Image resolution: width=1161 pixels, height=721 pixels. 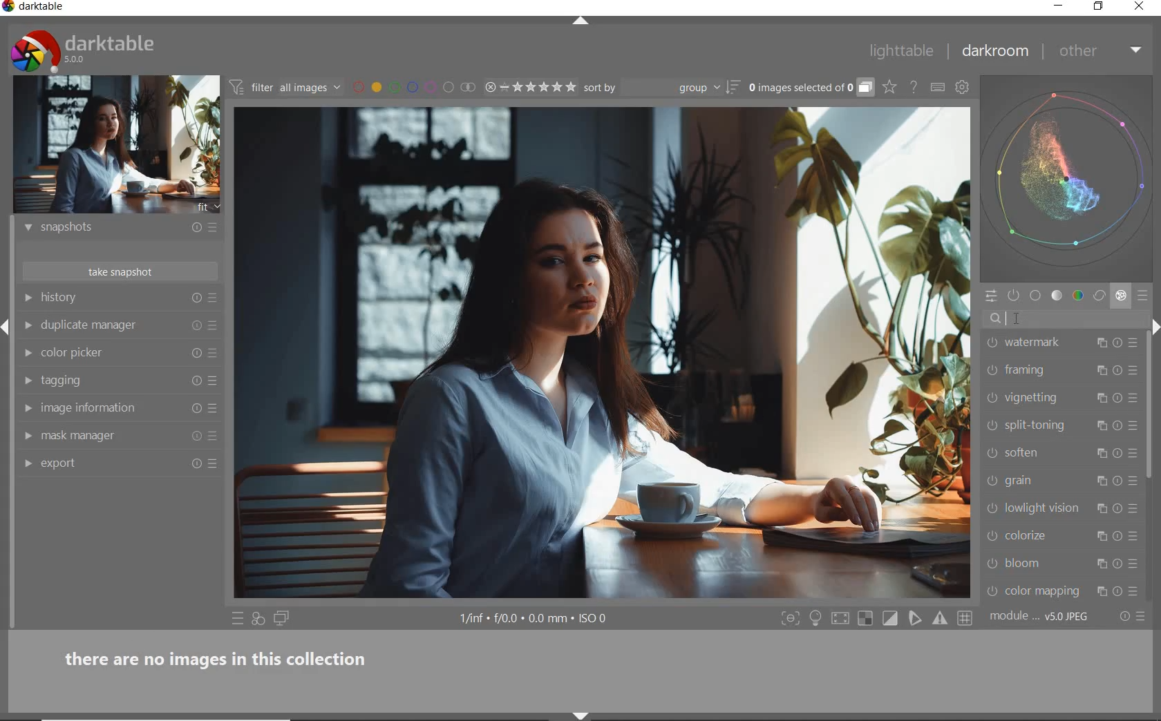 What do you see at coordinates (196, 439) in the screenshot?
I see `reset` at bounding box center [196, 439].